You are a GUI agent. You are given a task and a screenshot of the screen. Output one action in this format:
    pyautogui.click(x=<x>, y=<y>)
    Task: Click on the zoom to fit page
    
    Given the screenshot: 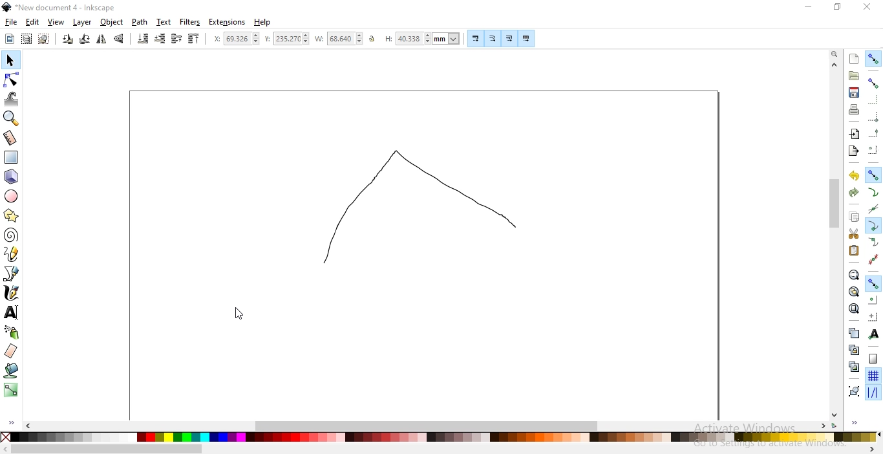 What is the action you would take?
    pyautogui.click(x=853, y=308)
    